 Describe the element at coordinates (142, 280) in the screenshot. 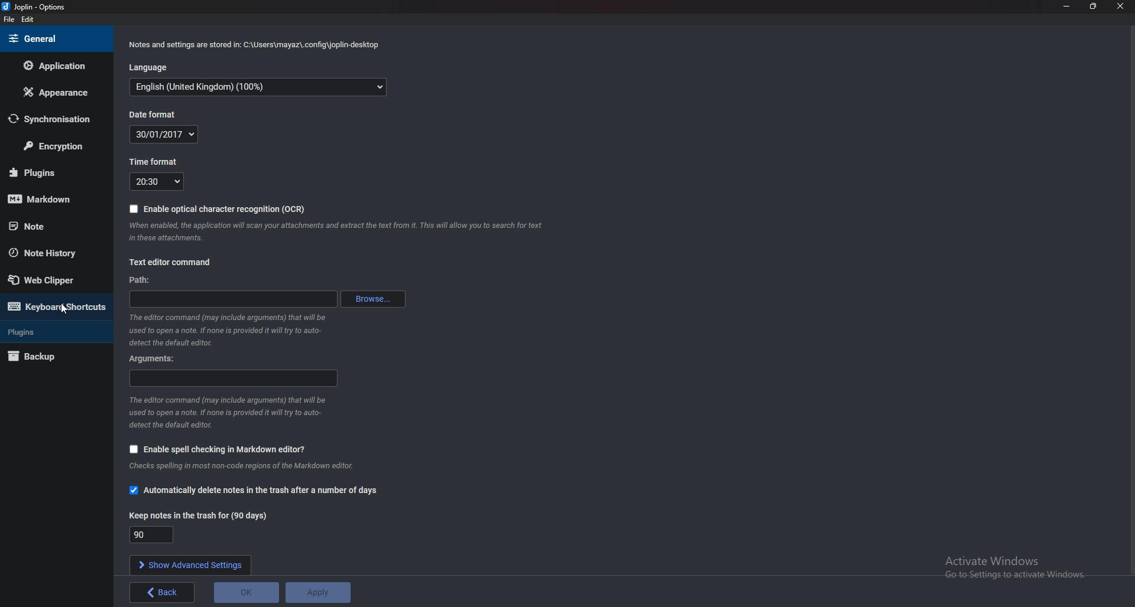

I see `path` at that location.